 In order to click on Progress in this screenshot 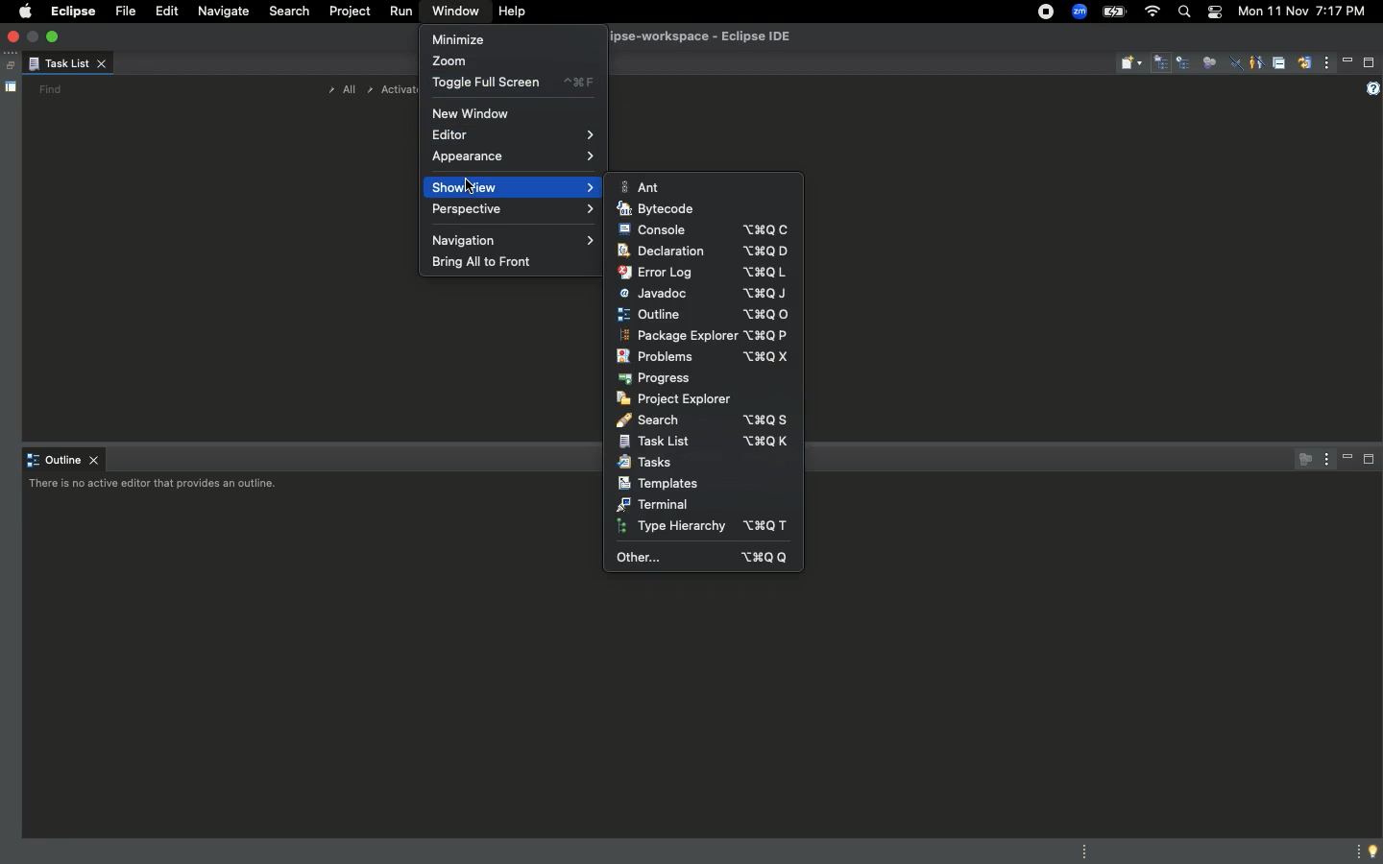, I will do `click(659, 377)`.